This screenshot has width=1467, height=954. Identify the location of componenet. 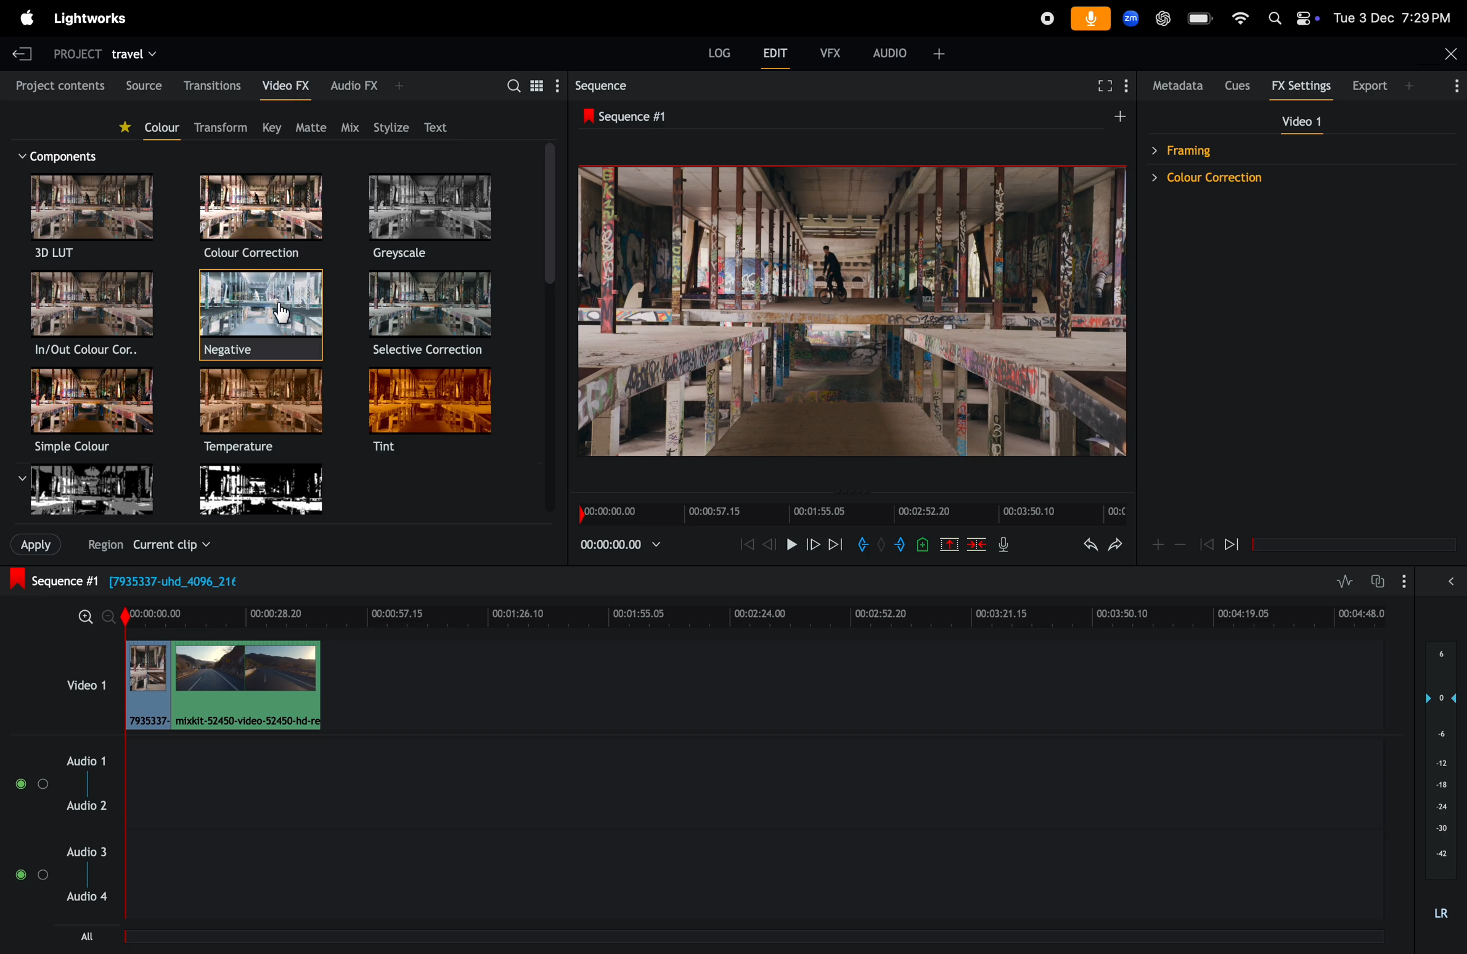
(65, 155).